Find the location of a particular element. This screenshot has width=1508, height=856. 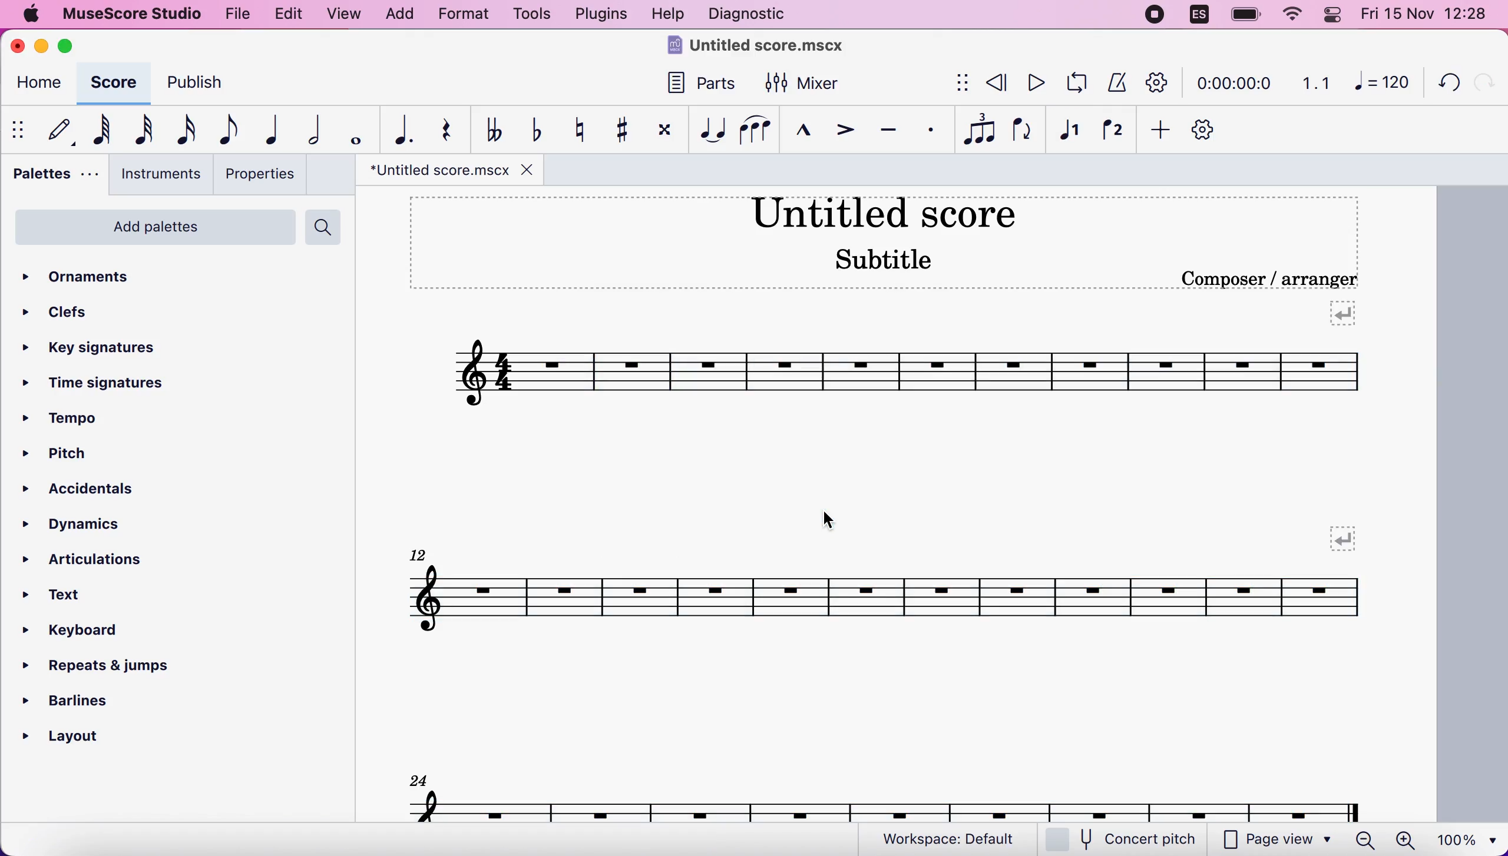

augmentation dot is located at coordinates (397, 131).